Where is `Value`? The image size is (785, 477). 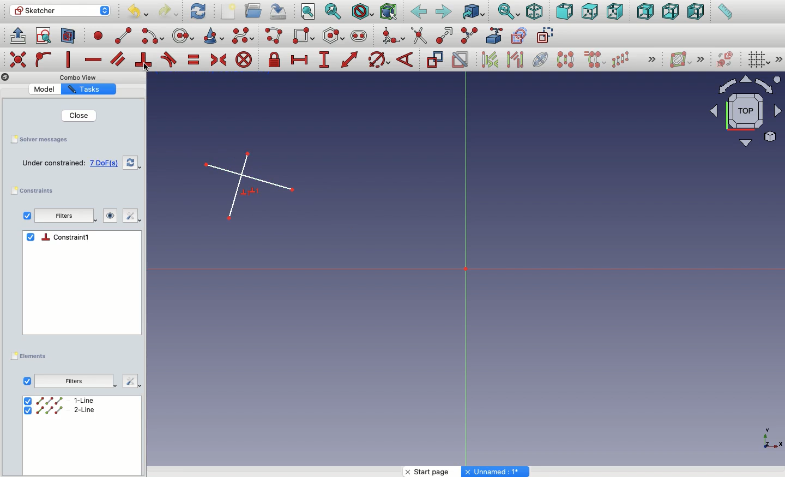
Value is located at coordinates (44, 90).